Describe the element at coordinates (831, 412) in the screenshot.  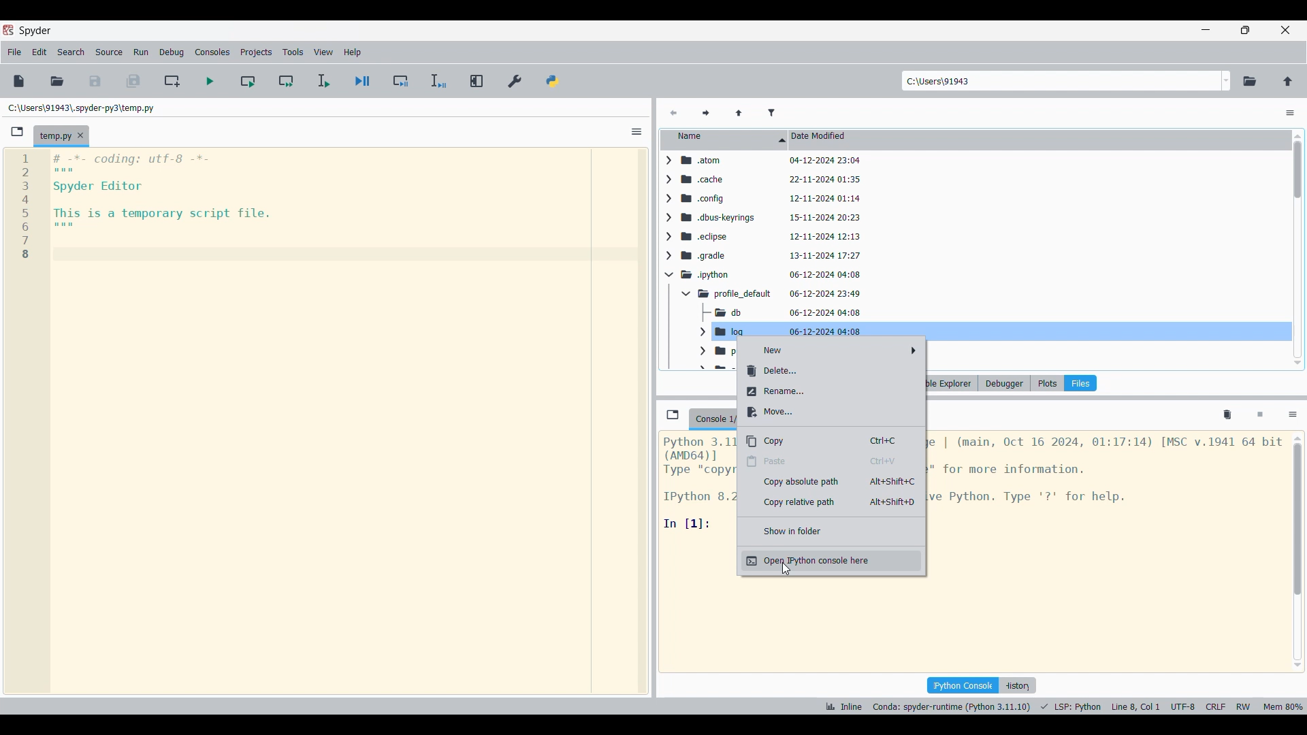
I see `Move` at that location.